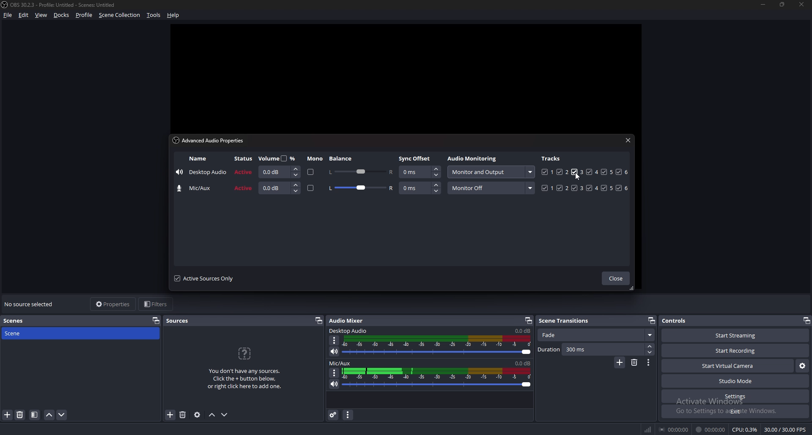  What do you see at coordinates (420, 188) in the screenshot?
I see `syns offset input` at bounding box center [420, 188].